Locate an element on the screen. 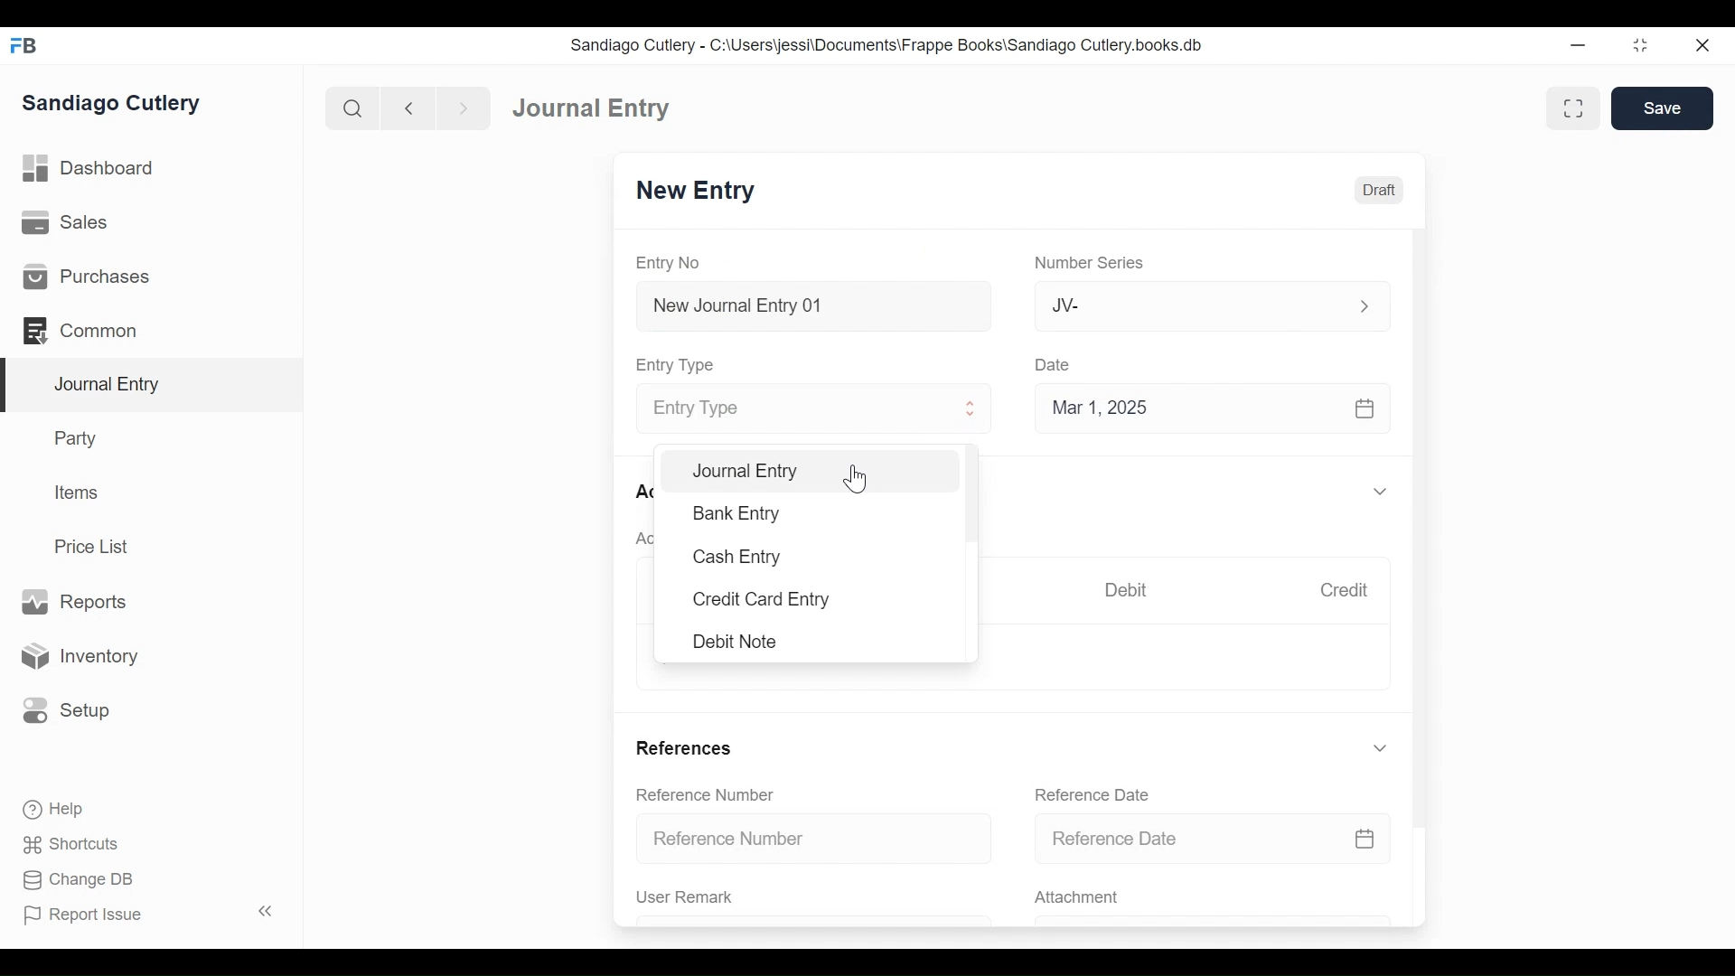  Credit is located at coordinates (1345, 590).